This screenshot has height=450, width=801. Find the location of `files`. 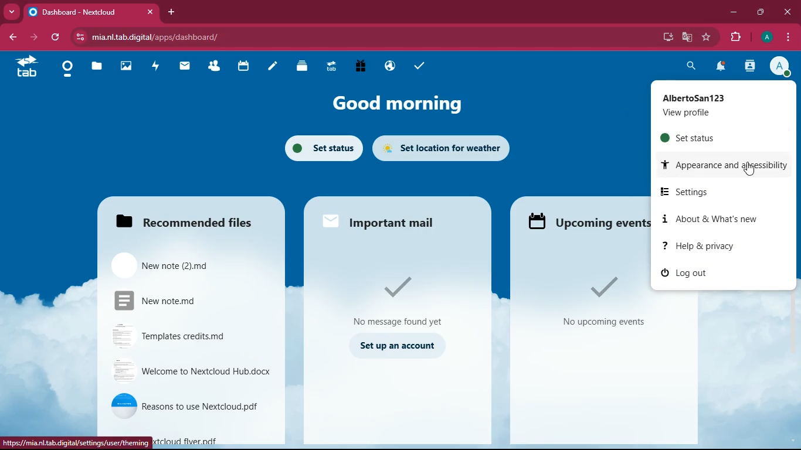

files is located at coordinates (186, 218).